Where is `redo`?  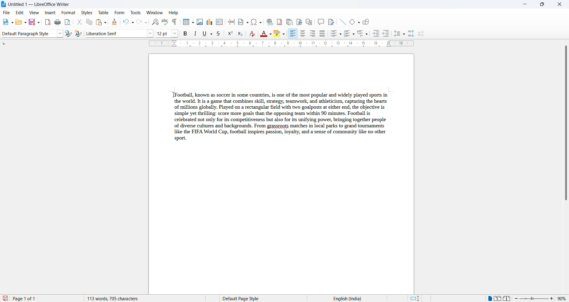 redo is located at coordinates (143, 22).